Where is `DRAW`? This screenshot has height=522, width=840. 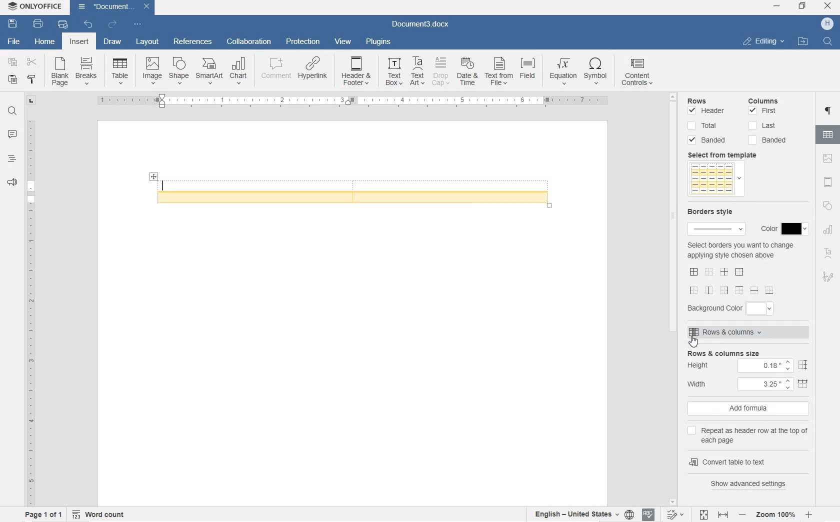
DRAW is located at coordinates (111, 43).